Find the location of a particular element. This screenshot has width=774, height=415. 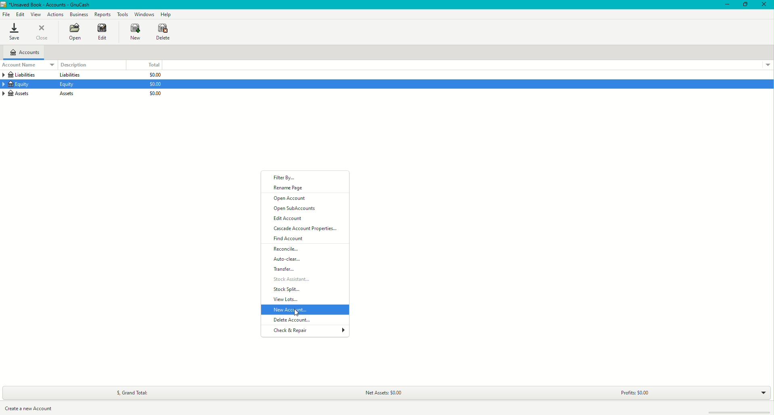

Reconcile is located at coordinates (285, 250).